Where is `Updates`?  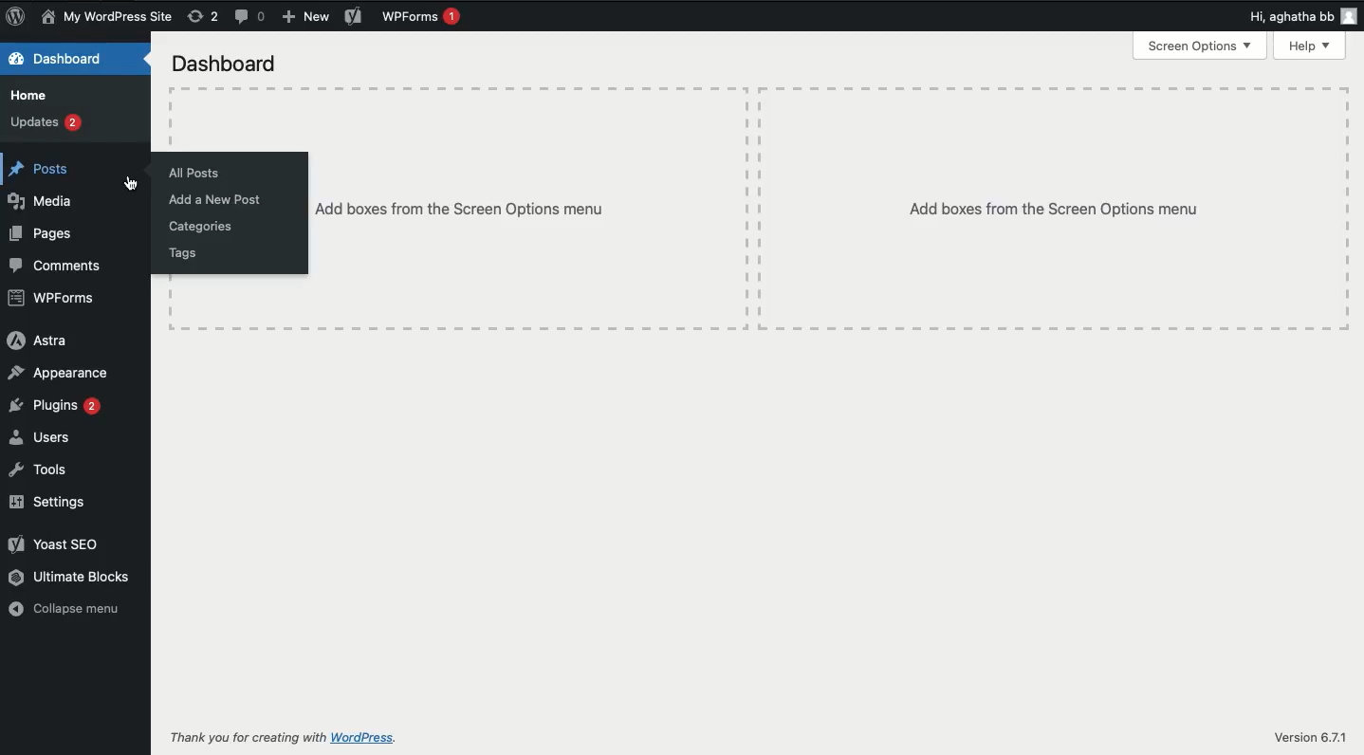 Updates is located at coordinates (48, 121).